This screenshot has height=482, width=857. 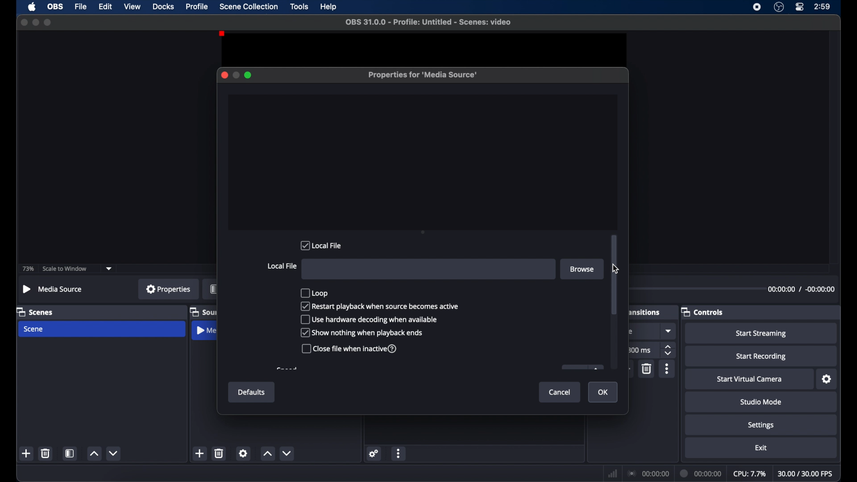 I want to click on docks, so click(x=164, y=7).